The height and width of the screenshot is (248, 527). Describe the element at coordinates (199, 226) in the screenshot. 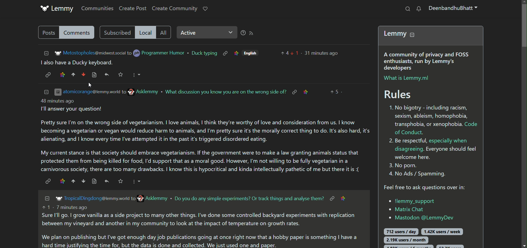

I see `text` at that location.